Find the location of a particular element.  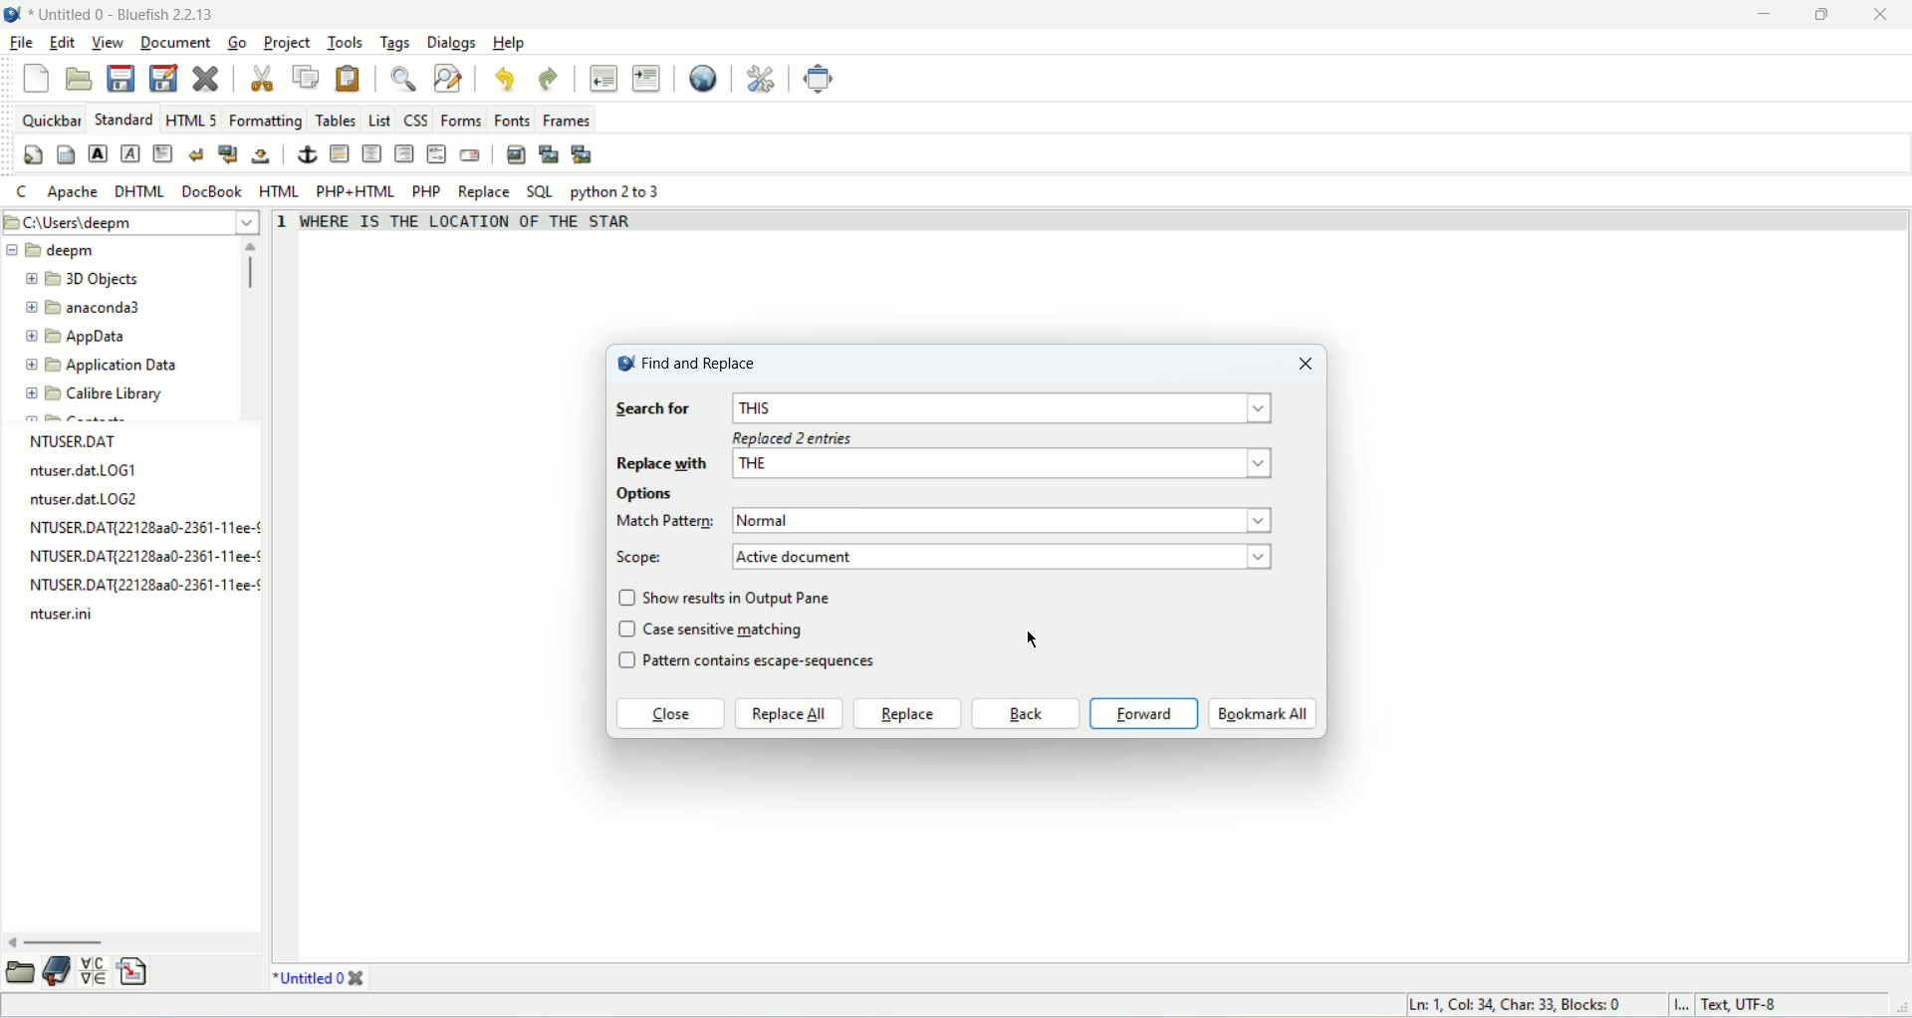

frames is located at coordinates (568, 122).